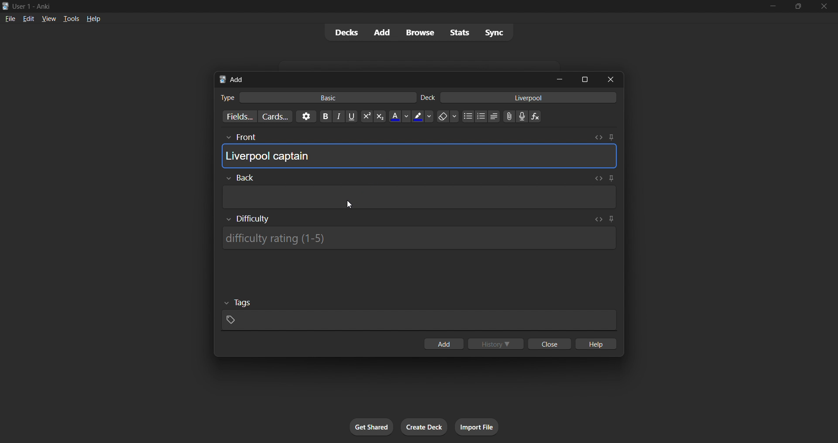 The width and height of the screenshot is (838, 443). I want to click on card deck input, so click(529, 97).